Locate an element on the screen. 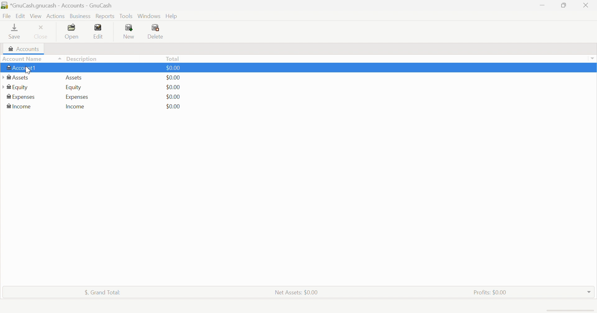 The height and width of the screenshot is (313, 597). $, Grand Total: is located at coordinates (102, 293).